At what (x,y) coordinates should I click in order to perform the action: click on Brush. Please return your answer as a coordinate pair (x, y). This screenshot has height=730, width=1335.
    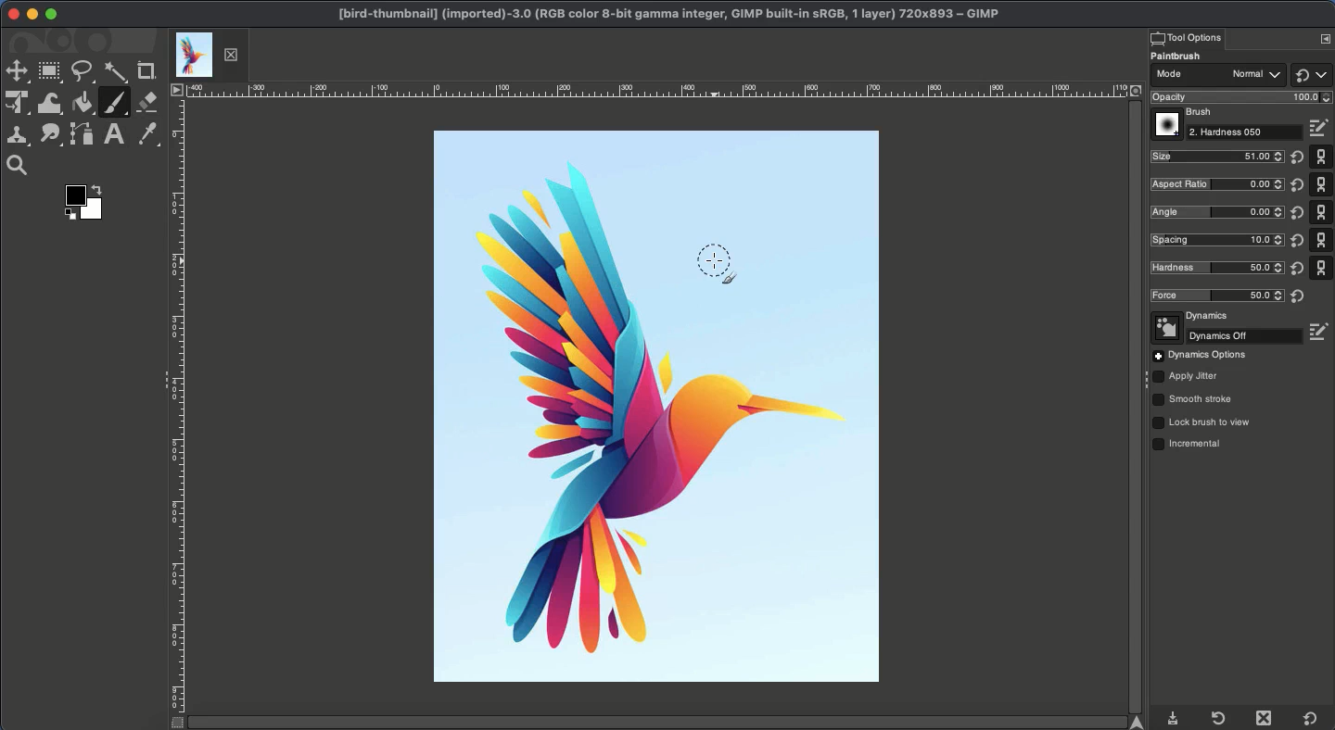
    Looking at the image, I should click on (1185, 113).